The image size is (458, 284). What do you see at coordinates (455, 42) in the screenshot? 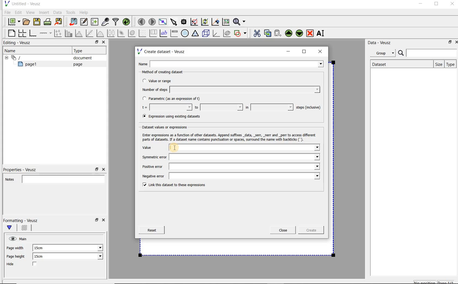
I see `Close` at bounding box center [455, 42].